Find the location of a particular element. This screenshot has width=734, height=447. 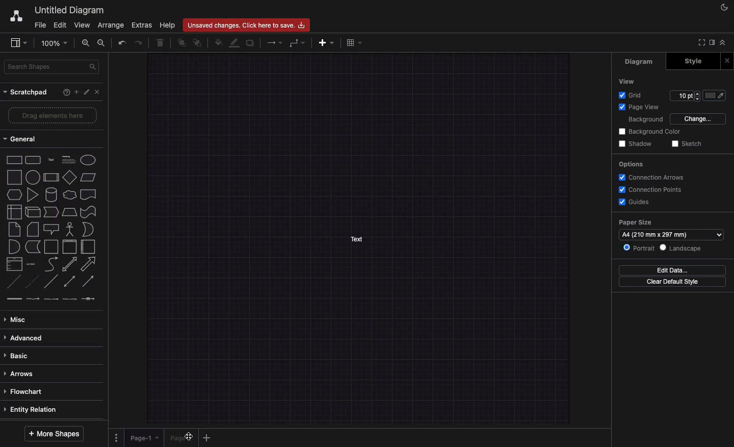

Diagram is located at coordinates (640, 62).